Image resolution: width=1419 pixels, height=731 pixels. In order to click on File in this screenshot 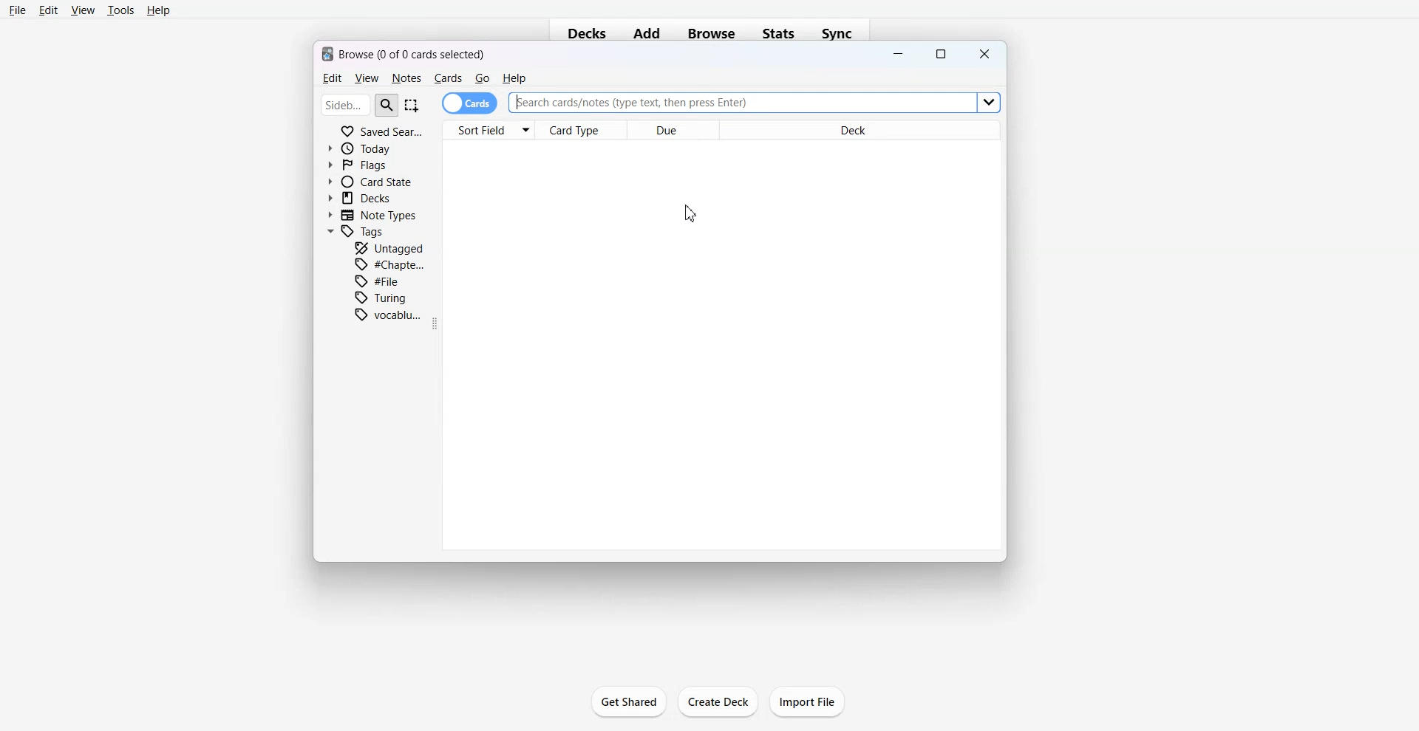, I will do `click(381, 281)`.